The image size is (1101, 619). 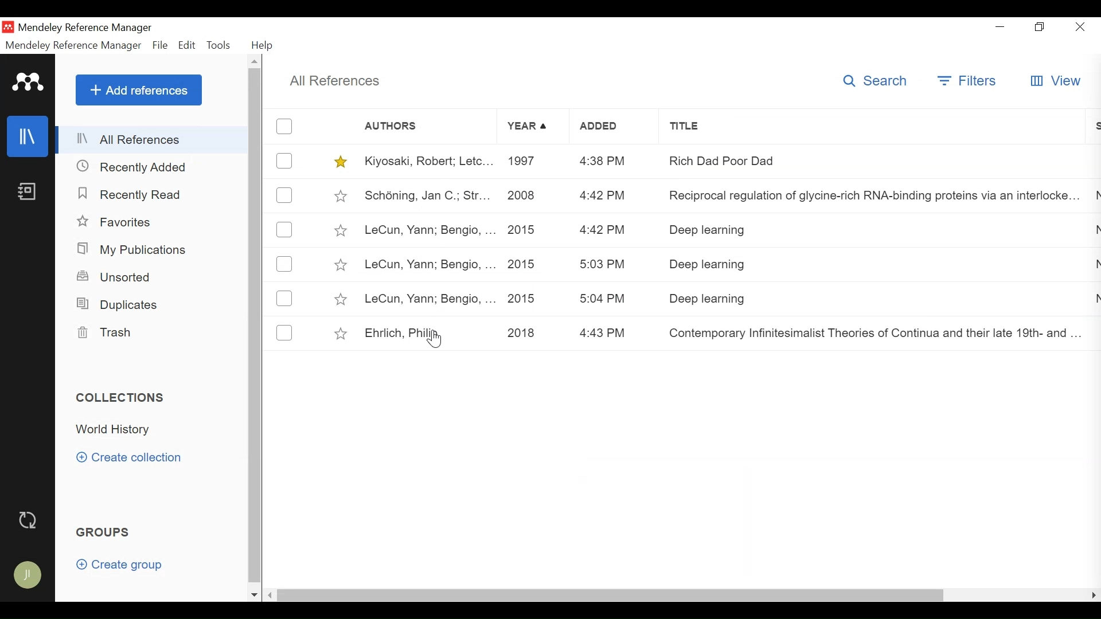 What do you see at coordinates (1094, 594) in the screenshot?
I see `scroll right` at bounding box center [1094, 594].